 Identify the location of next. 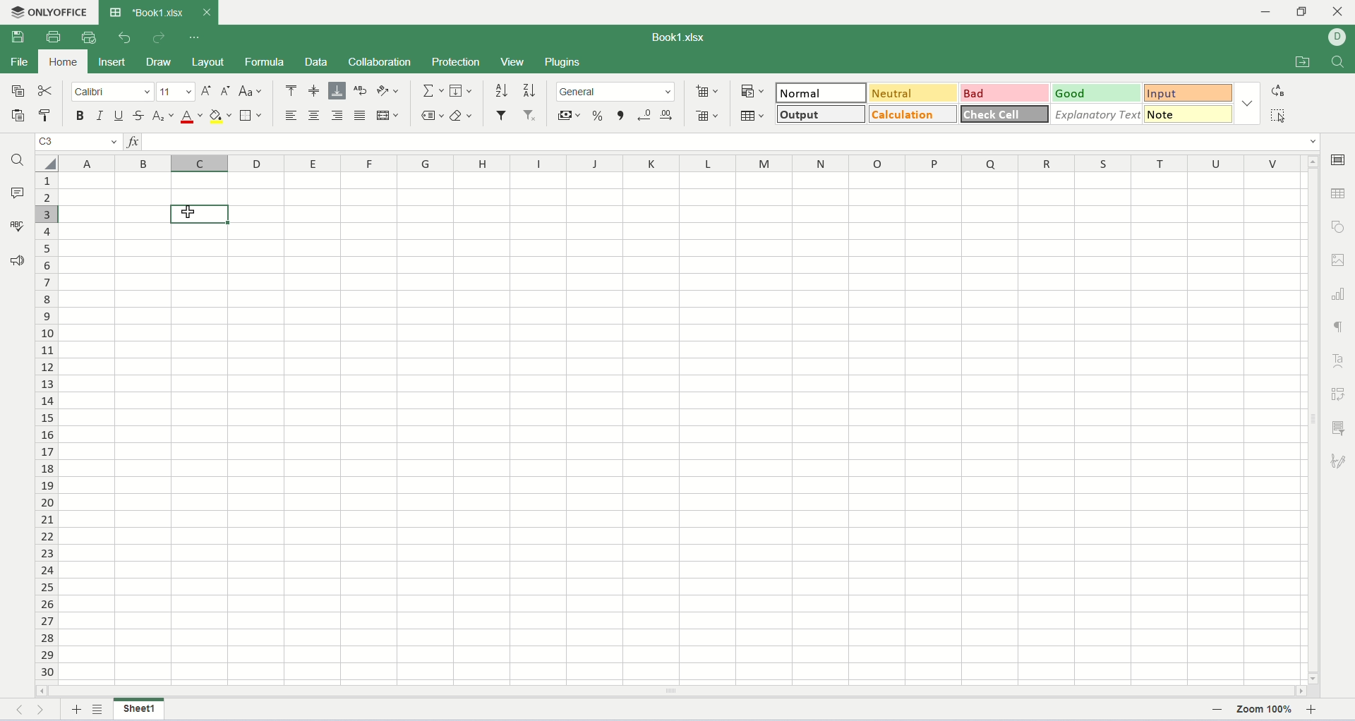
(40, 708).